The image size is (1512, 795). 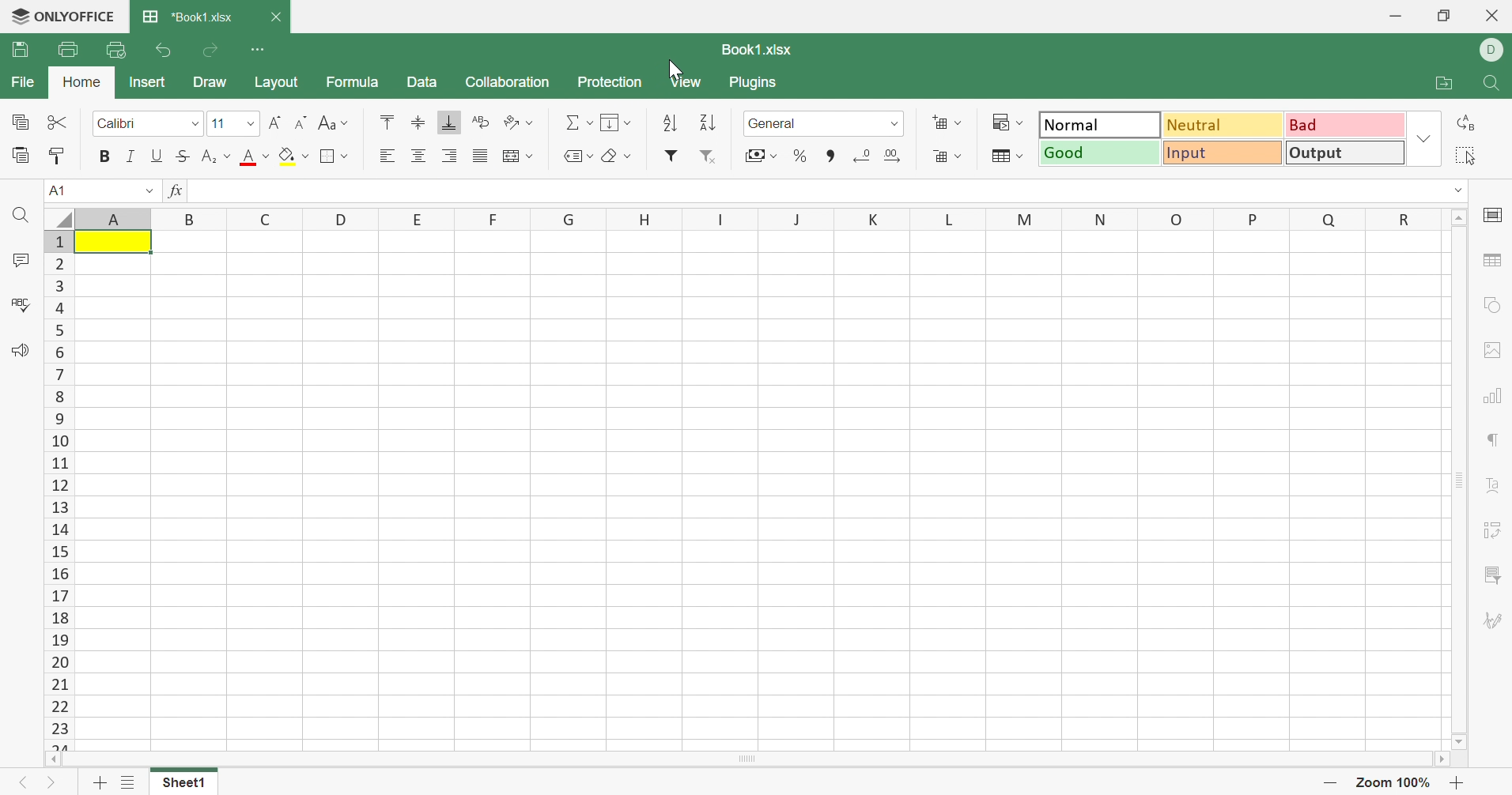 What do you see at coordinates (1464, 124) in the screenshot?
I see `Replace` at bounding box center [1464, 124].